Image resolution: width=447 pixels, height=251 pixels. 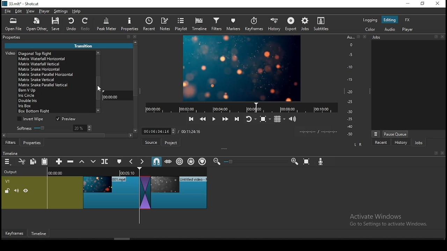 What do you see at coordinates (234, 25) in the screenshot?
I see `markers` at bounding box center [234, 25].